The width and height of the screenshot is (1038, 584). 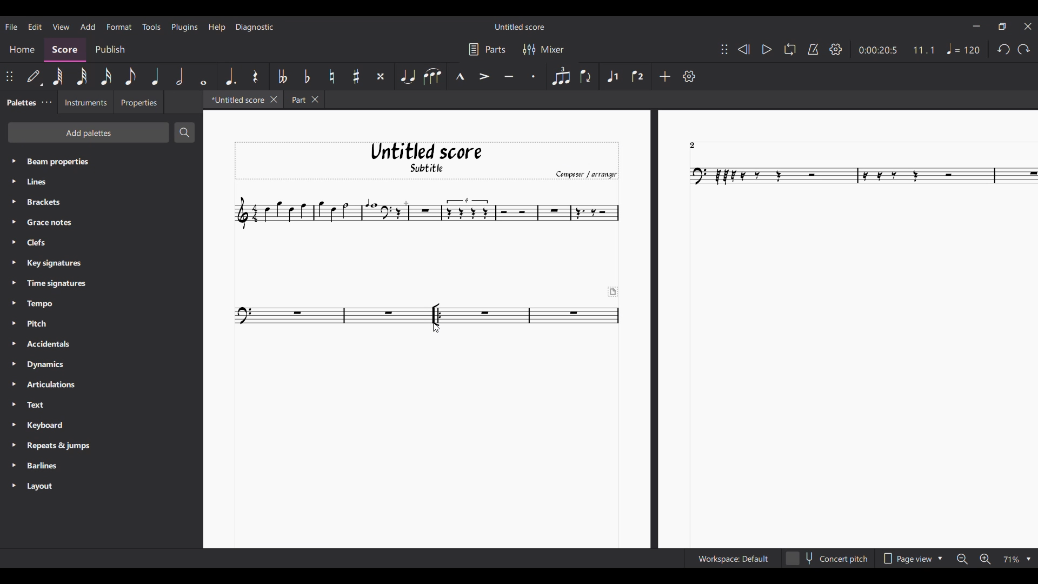 What do you see at coordinates (65, 50) in the screenshot?
I see `Score, current selection` at bounding box center [65, 50].